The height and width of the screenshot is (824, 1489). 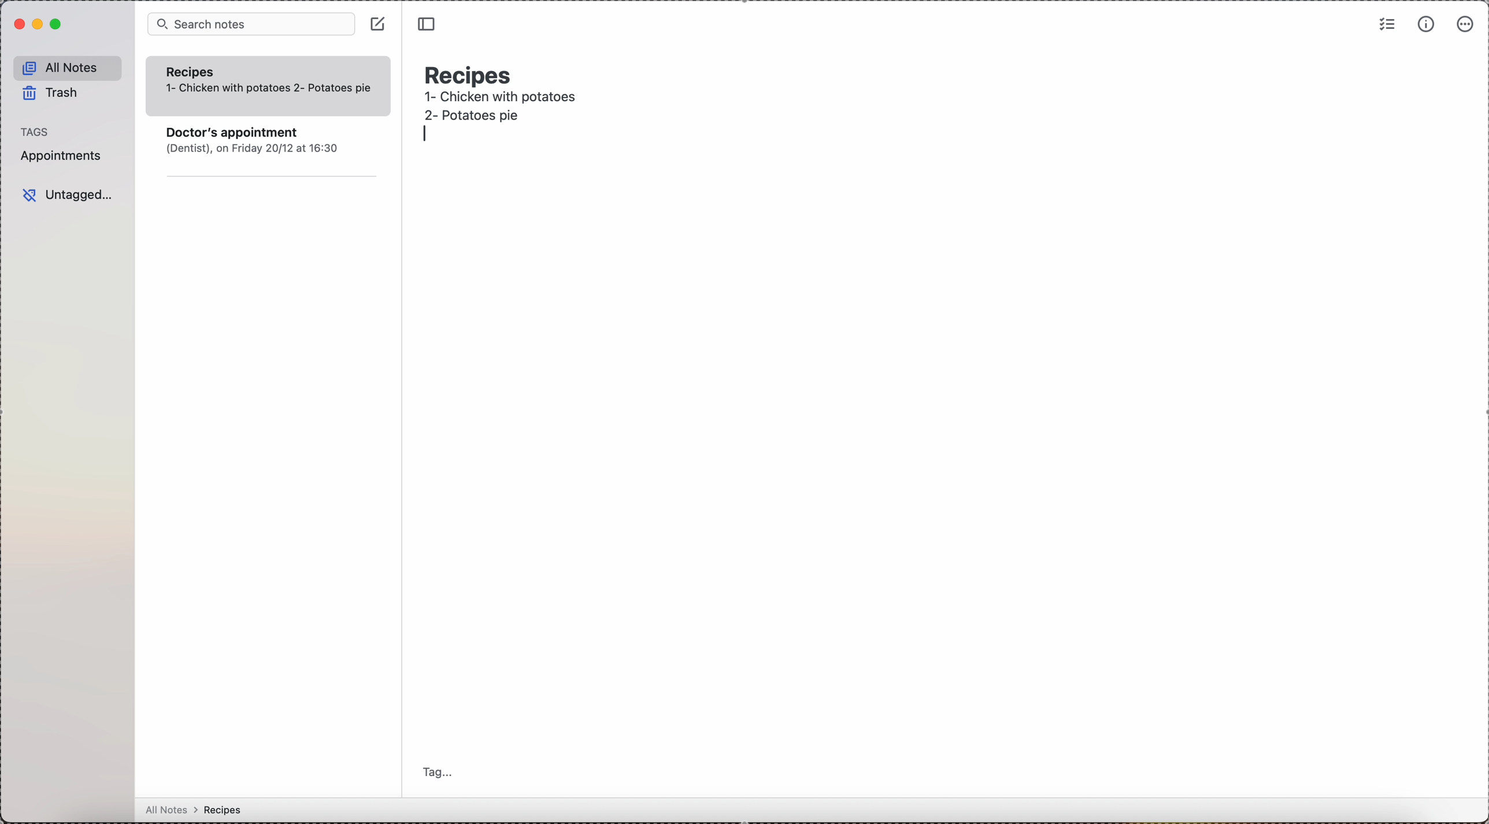 What do you see at coordinates (38, 25) in the screenshot?
I see `minimize` at bounding box center [38, 25].